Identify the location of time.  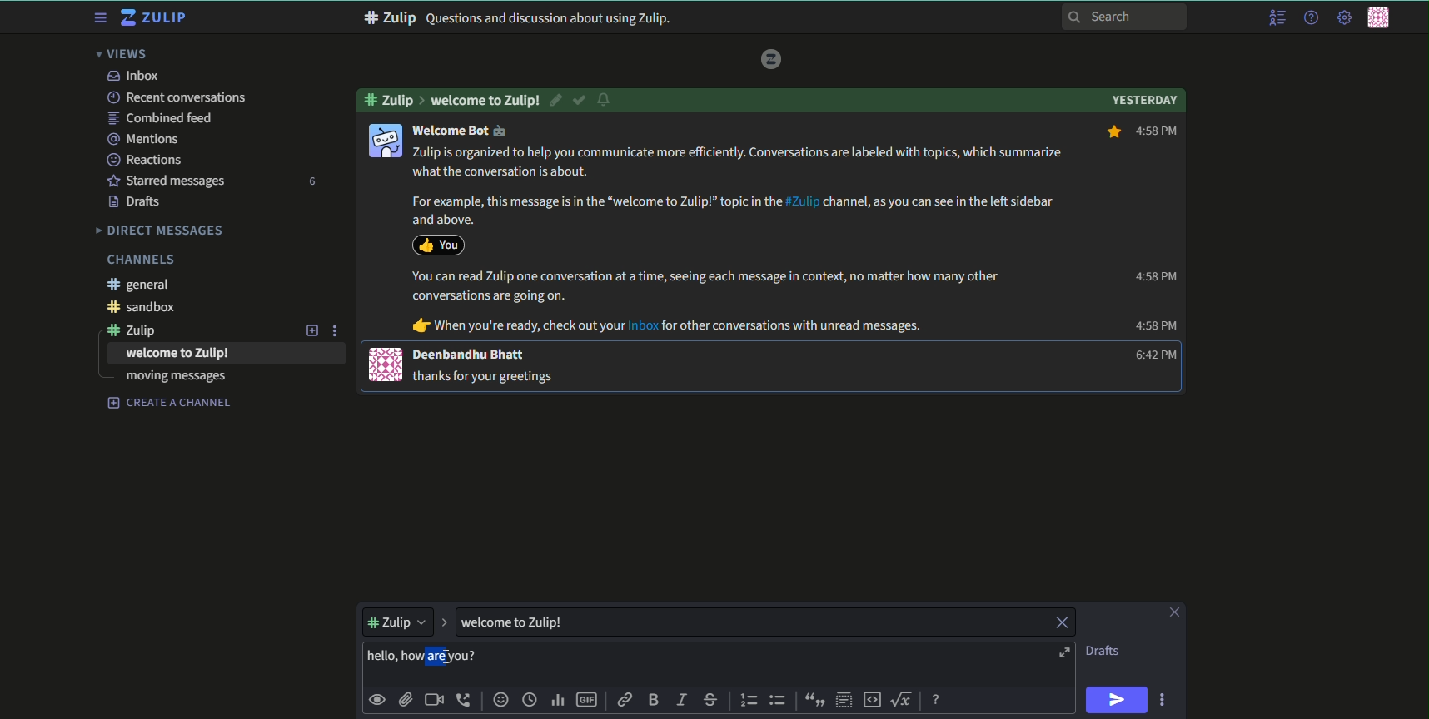
(531, 701).